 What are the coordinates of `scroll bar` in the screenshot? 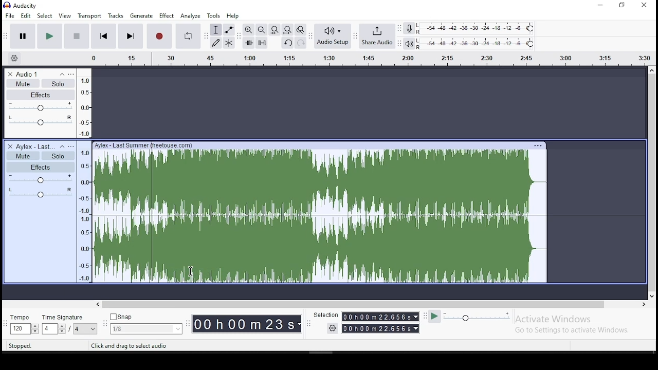 It's located at (372, 304).